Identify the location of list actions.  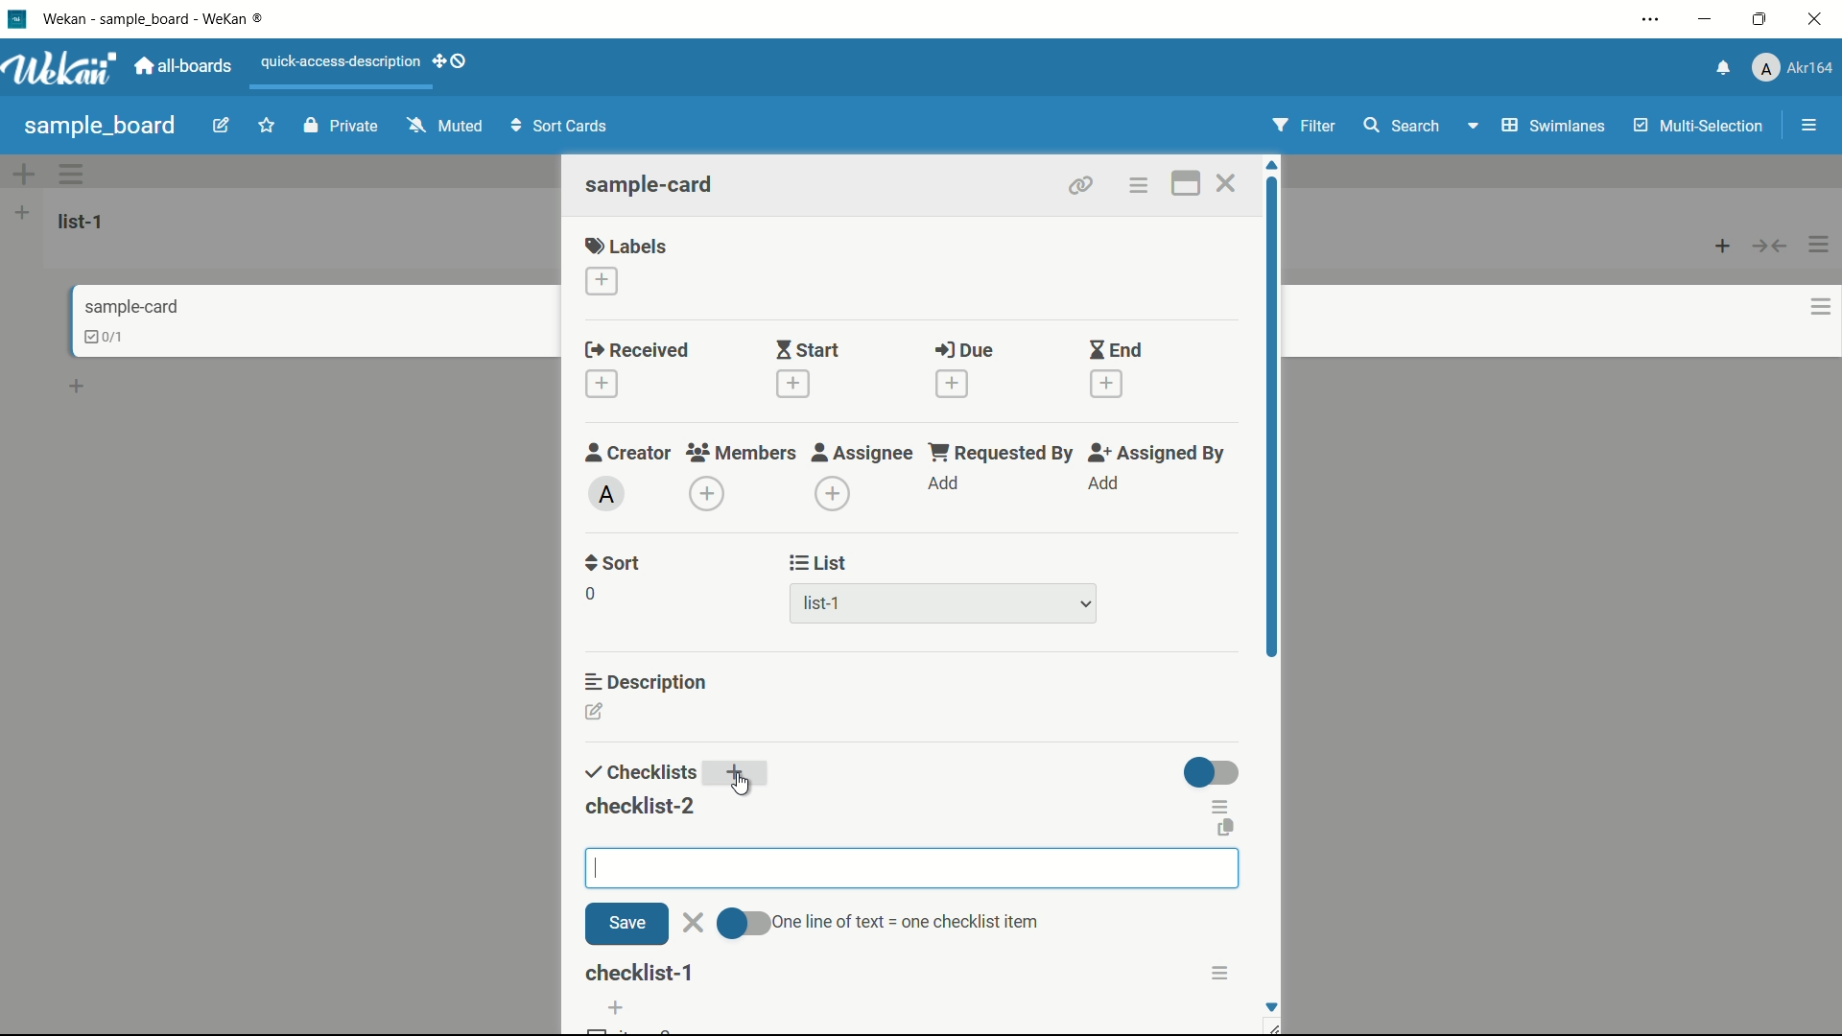
(1820, 245).